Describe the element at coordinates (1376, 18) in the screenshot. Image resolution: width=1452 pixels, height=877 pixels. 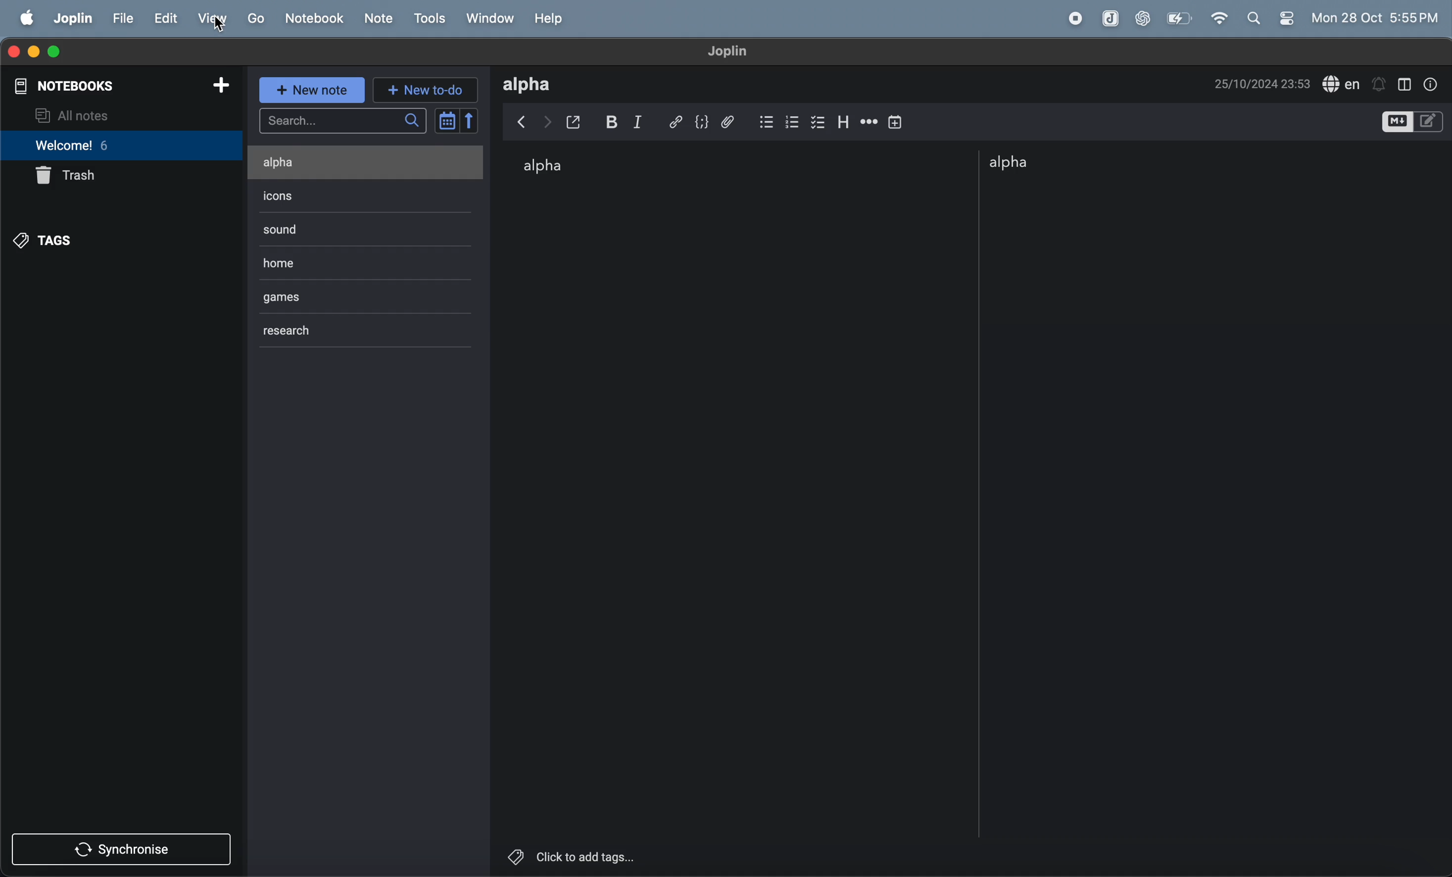
I see `Mon 28 Oct 5:55PM` at that location.